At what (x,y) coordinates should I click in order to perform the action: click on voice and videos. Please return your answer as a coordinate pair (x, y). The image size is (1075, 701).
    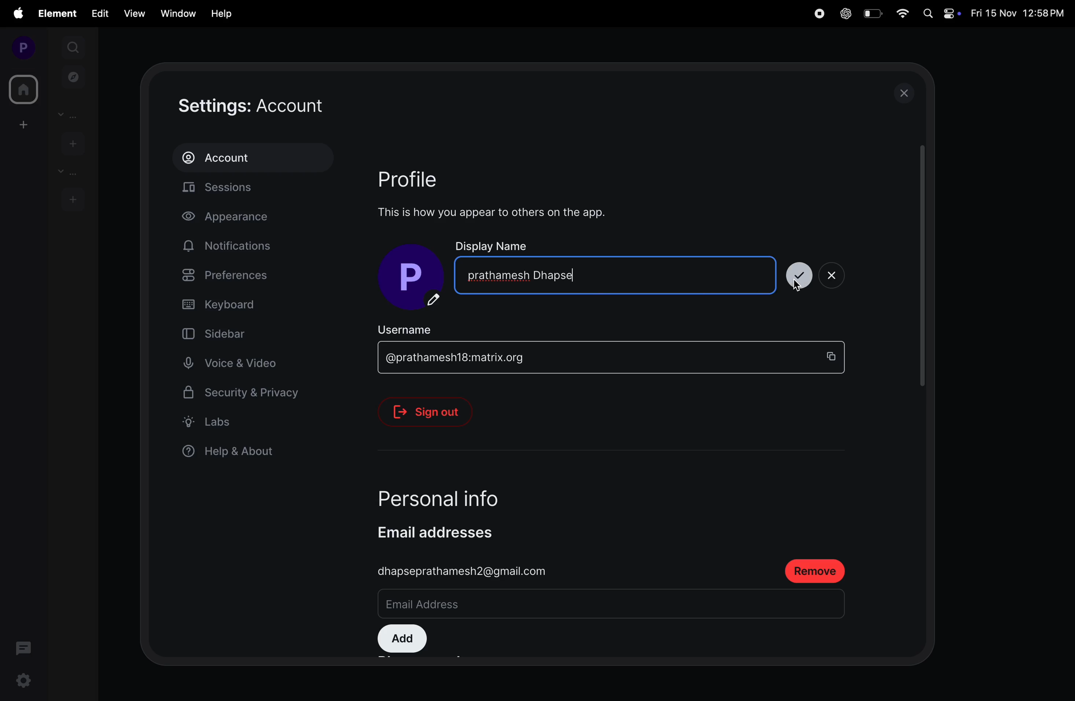
    Looking at the image, I should click on (235, 364).